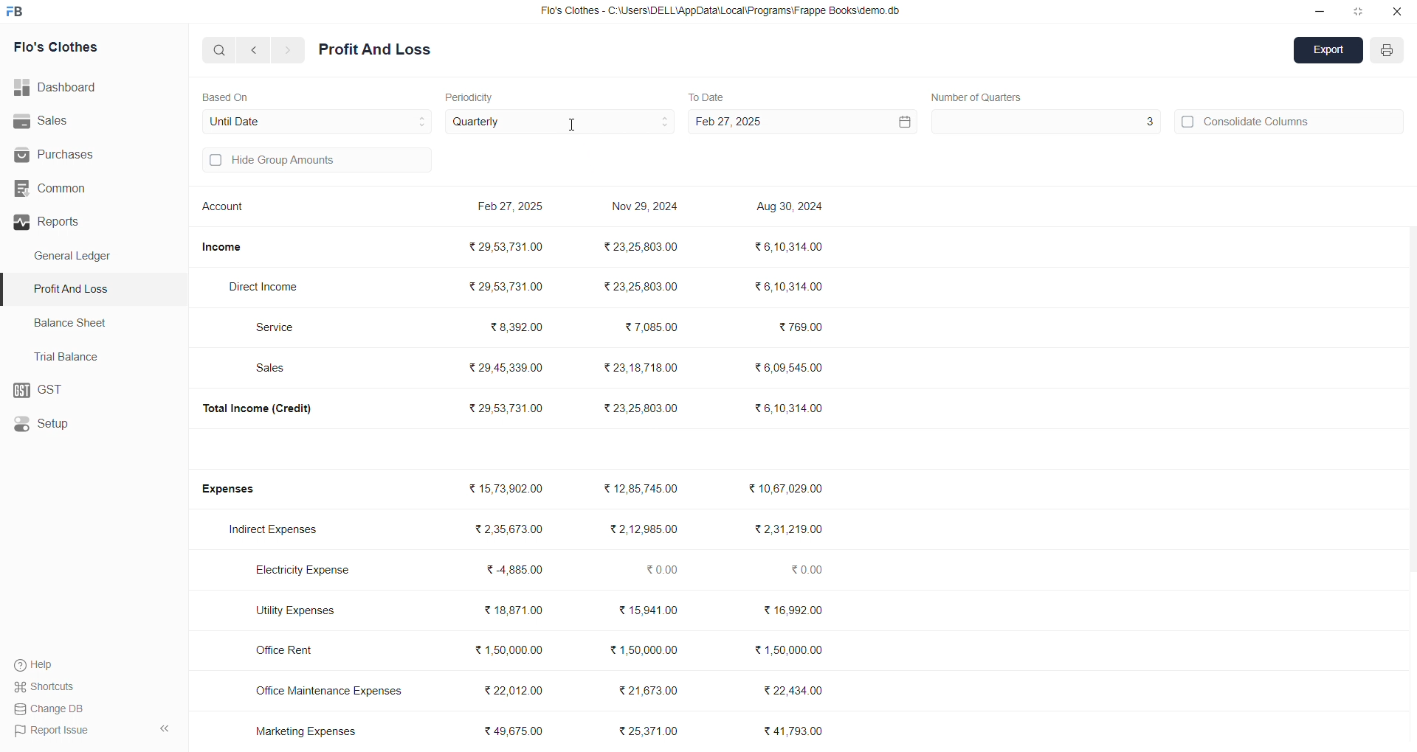 The width and height of the screenshot is (1417, 752). I want to click on Expenses, so click(238, 490).